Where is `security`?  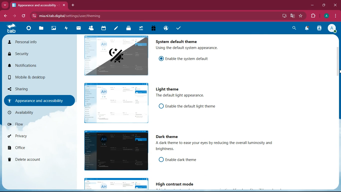 security is located at coordinates (27, 55).